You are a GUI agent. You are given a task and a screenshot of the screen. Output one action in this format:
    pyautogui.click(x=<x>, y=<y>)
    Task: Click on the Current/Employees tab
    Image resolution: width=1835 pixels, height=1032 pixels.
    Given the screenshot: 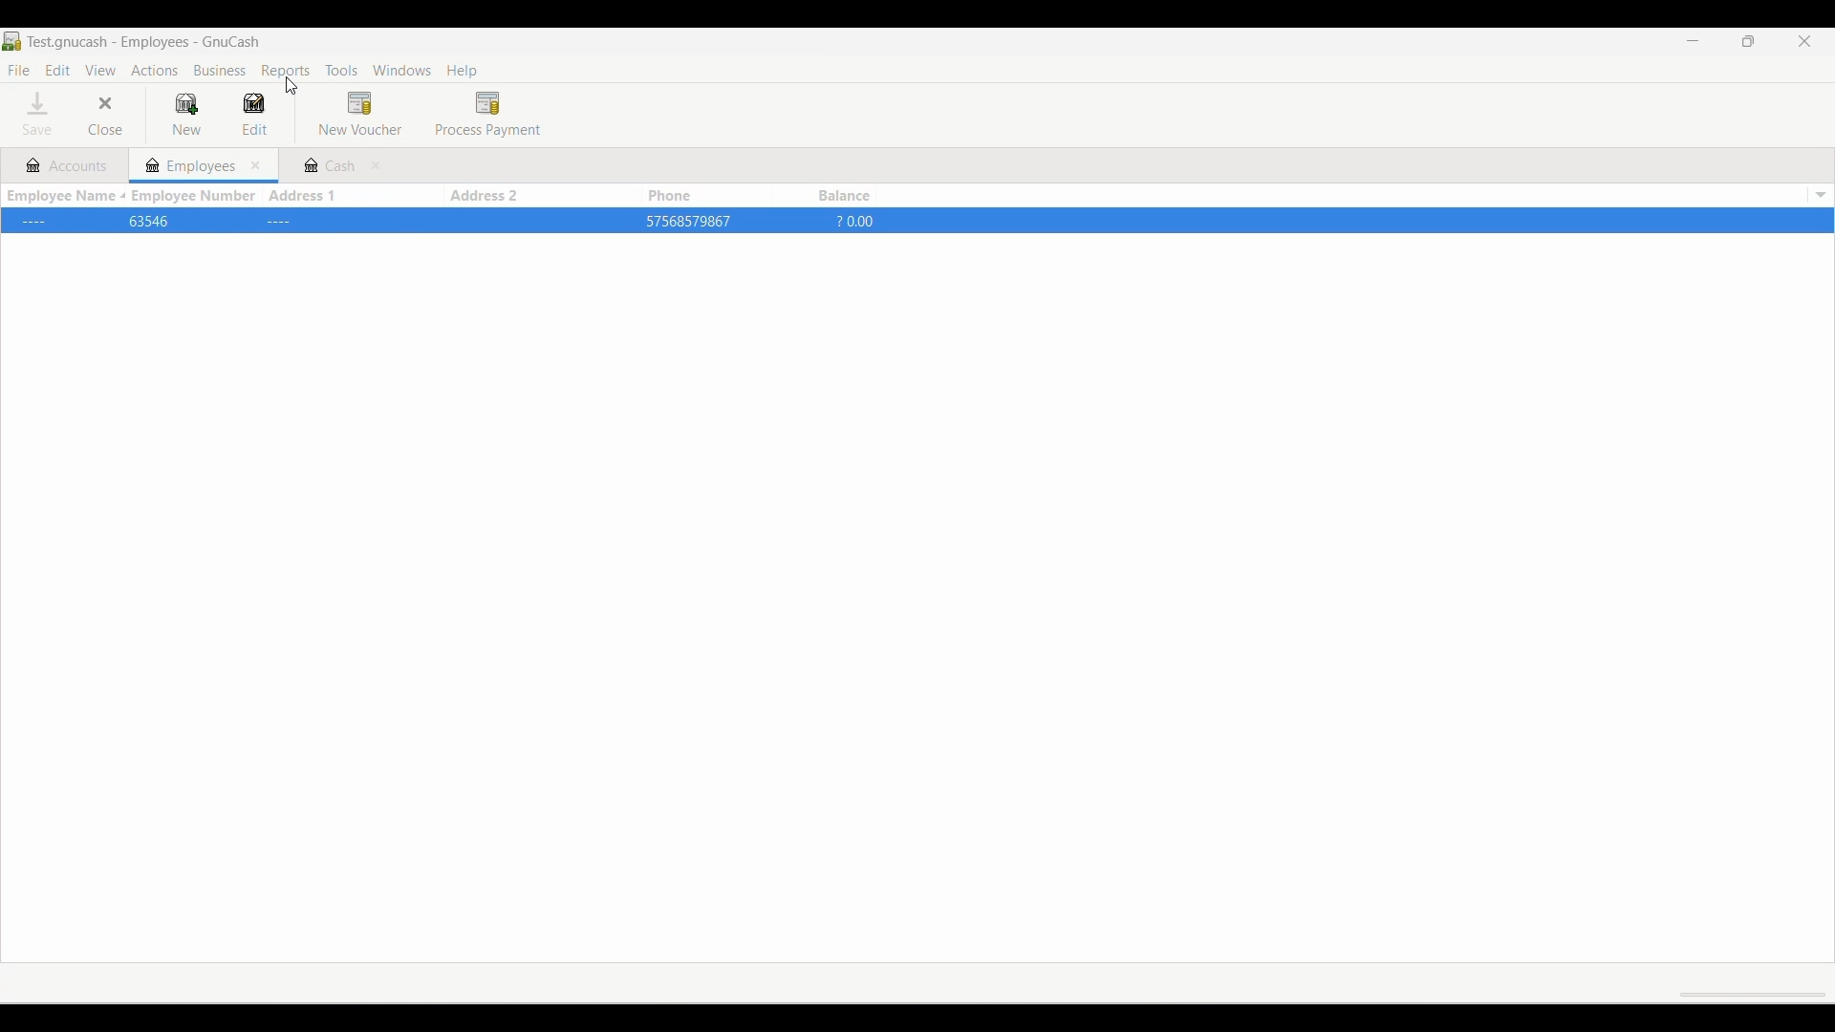 What is the action you would take?
    pyautogui.click(x=204, y=166)
    